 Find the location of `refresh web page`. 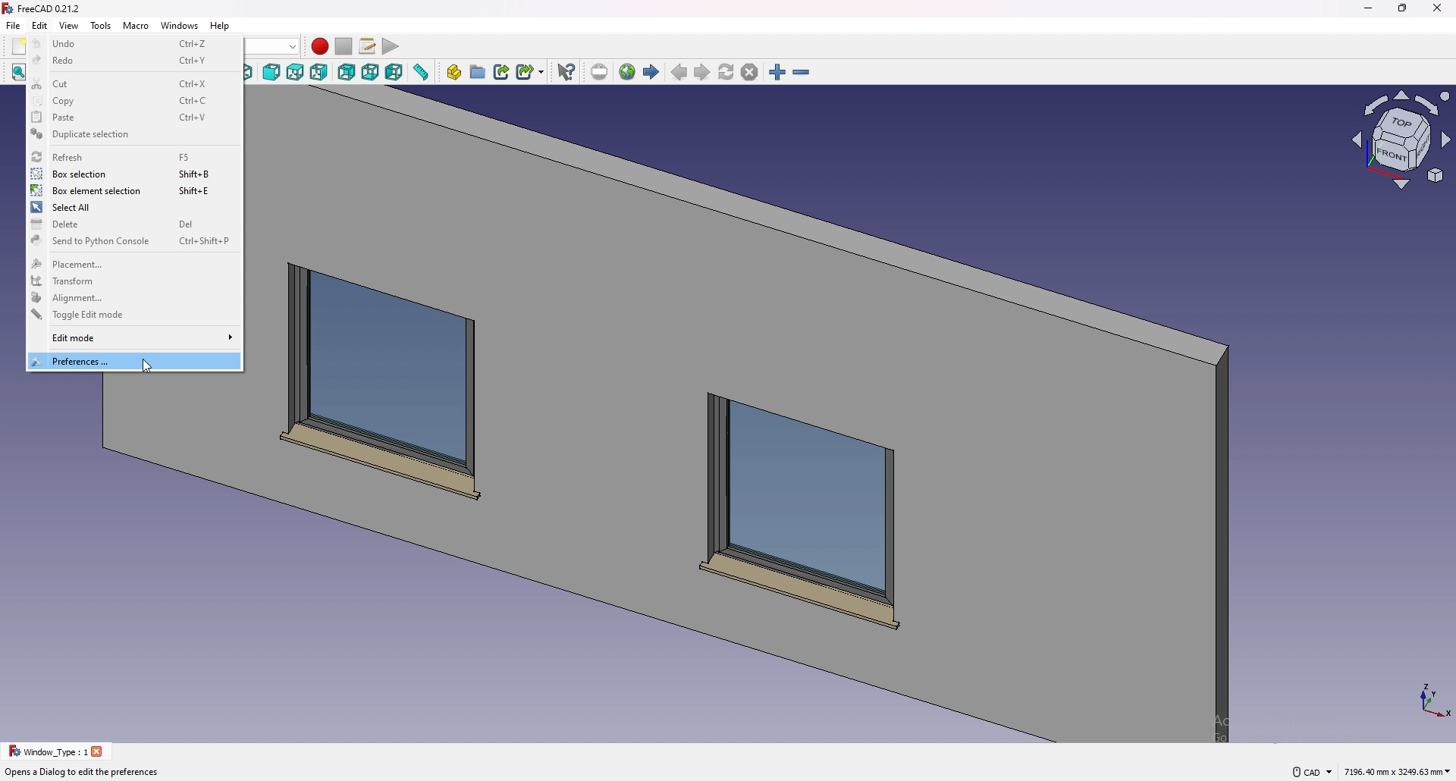

refresh web page is located at coordinates (727, 72).